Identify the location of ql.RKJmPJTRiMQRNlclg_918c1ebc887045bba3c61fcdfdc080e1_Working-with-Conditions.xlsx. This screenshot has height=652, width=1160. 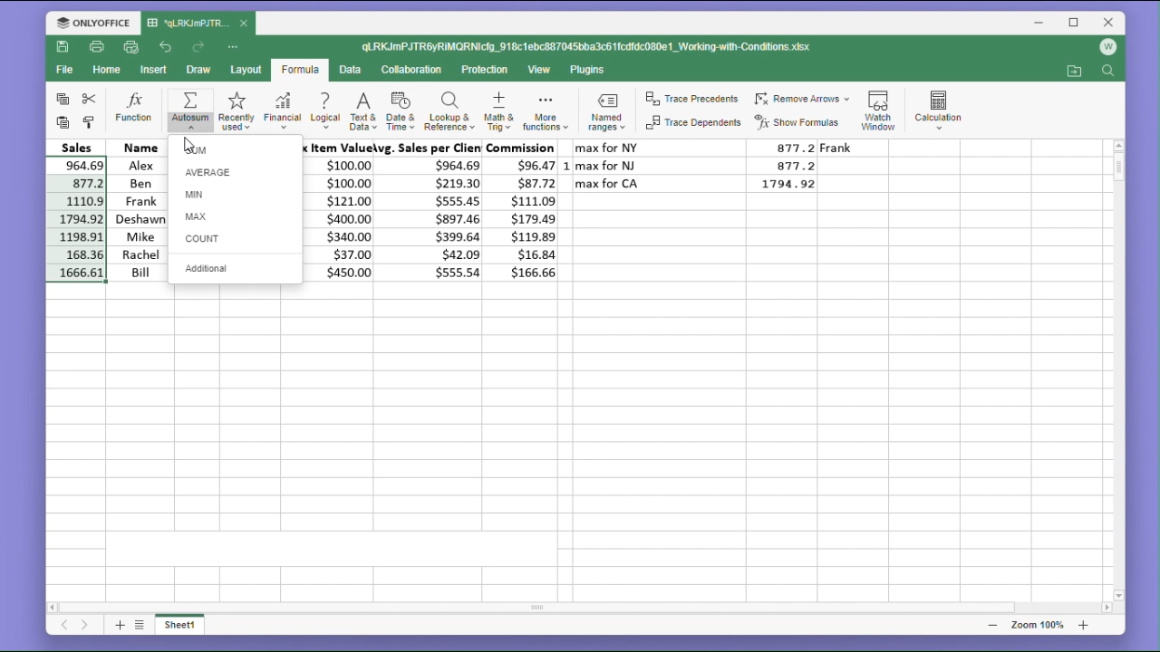
(605, 47).